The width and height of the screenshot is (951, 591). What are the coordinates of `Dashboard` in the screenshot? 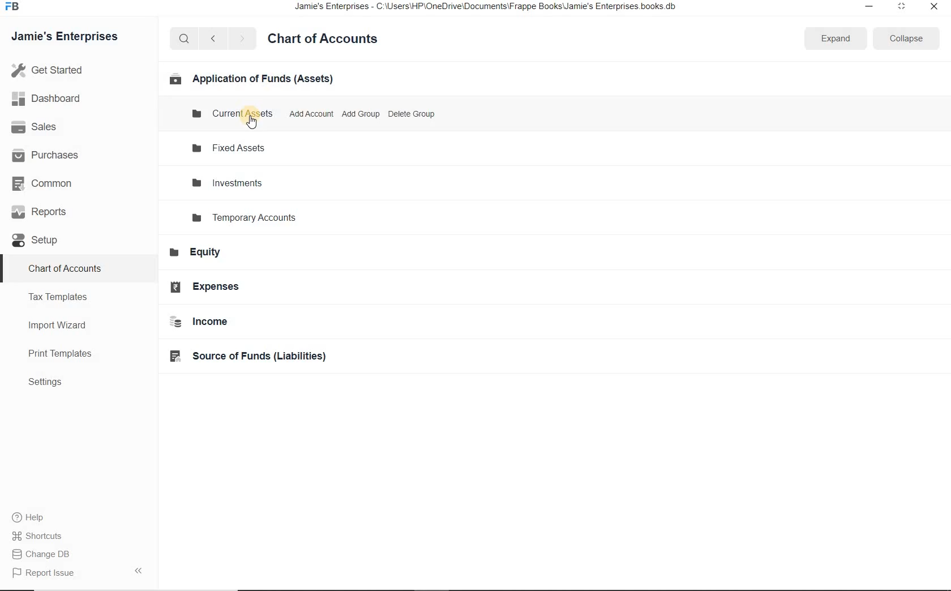 It's located at (58, 100).